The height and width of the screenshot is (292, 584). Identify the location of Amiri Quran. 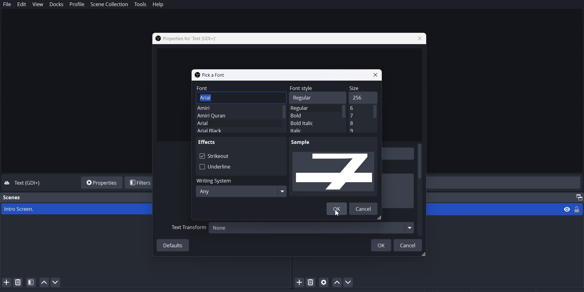
(226, 116).